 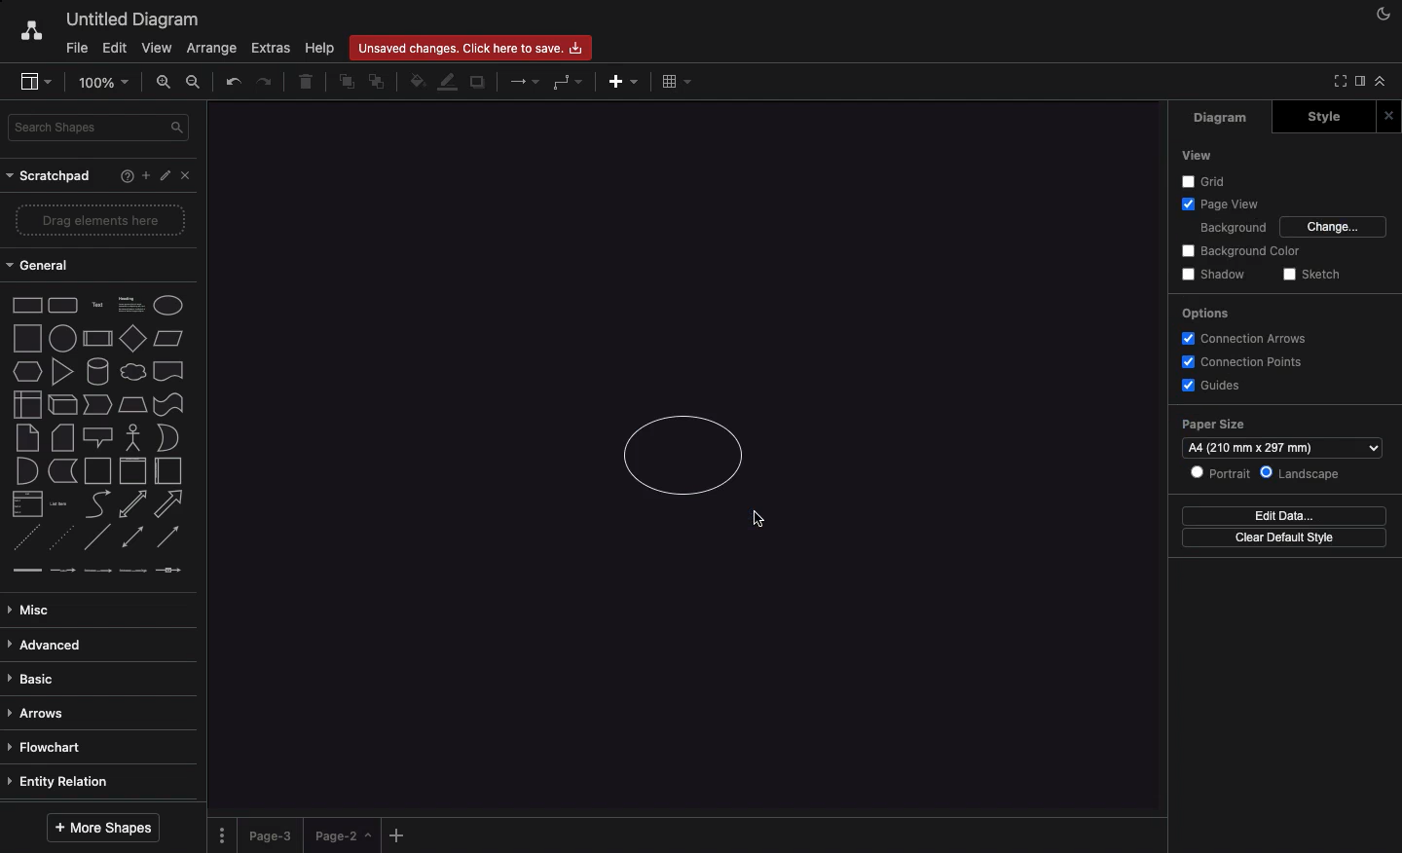 What do you see at coordinates (31, 80) in the screenshot?
I see `Sidebar` at bounding box center [31, 80].